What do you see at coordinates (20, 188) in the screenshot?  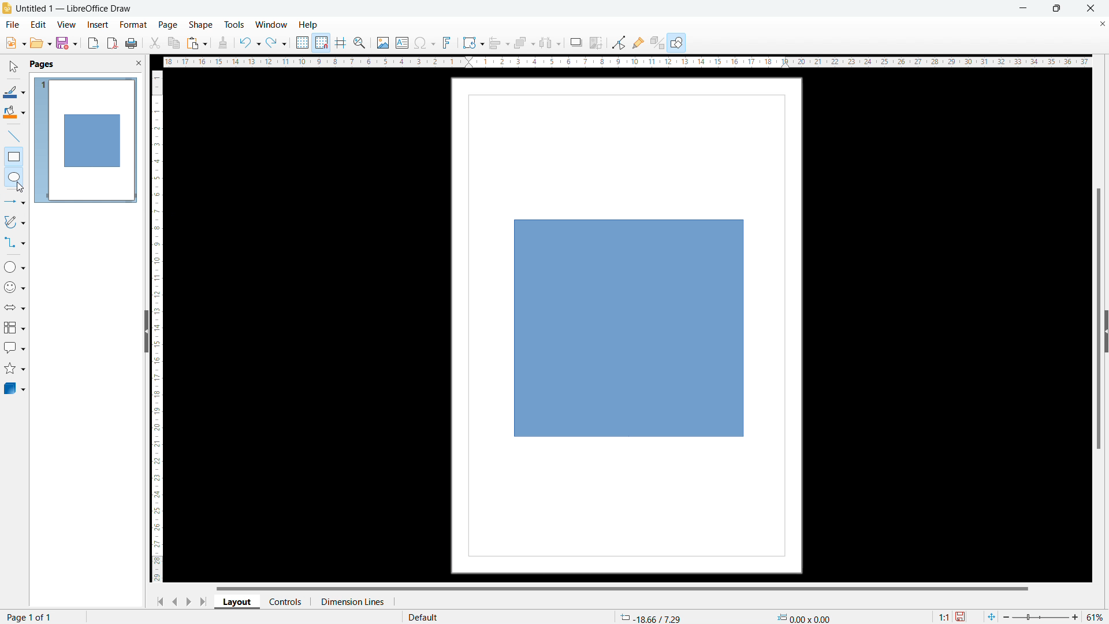 I see `cursor` at bounding box center [20, 188].